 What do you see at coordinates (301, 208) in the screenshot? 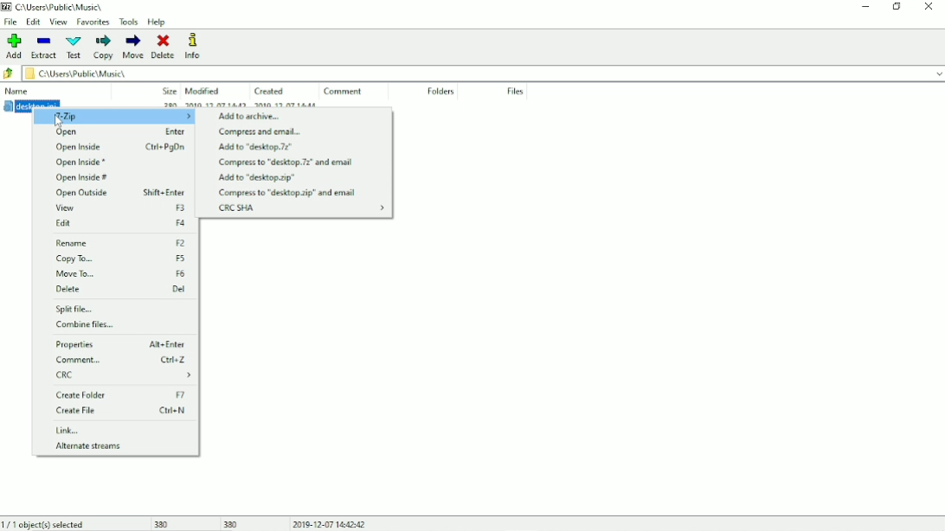
I see `CRC SHA` at bounding box center [301, 208].